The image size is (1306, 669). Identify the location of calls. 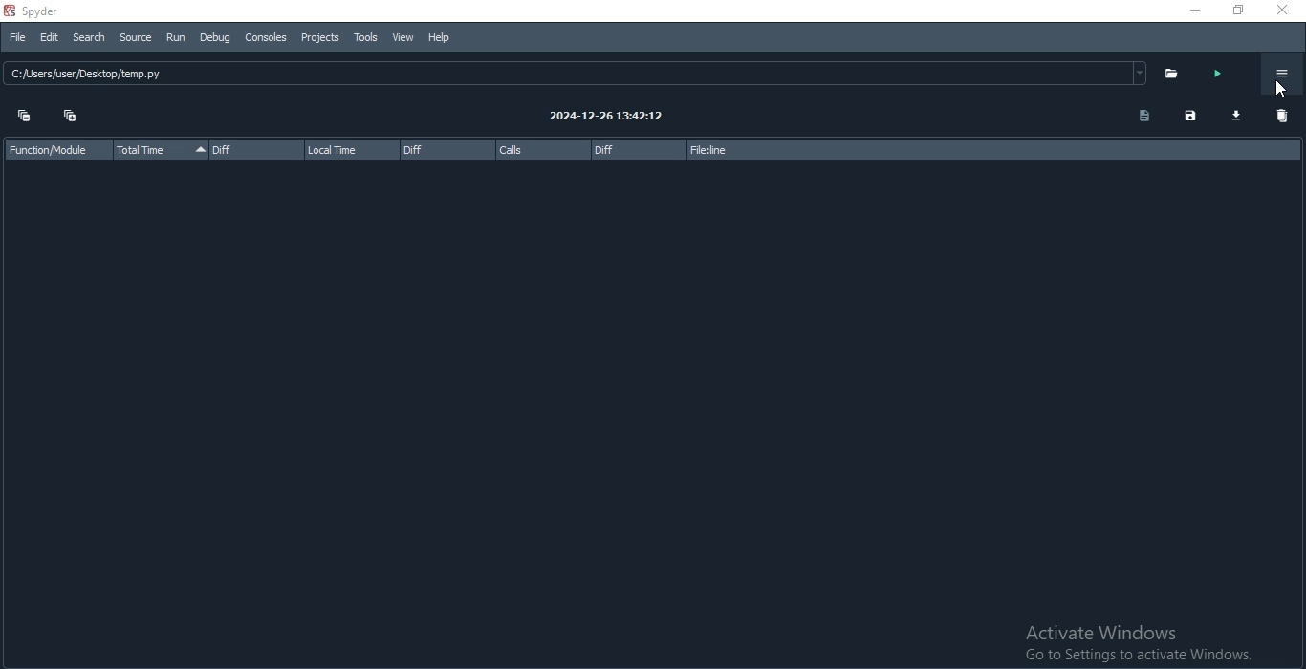
(542, 149).